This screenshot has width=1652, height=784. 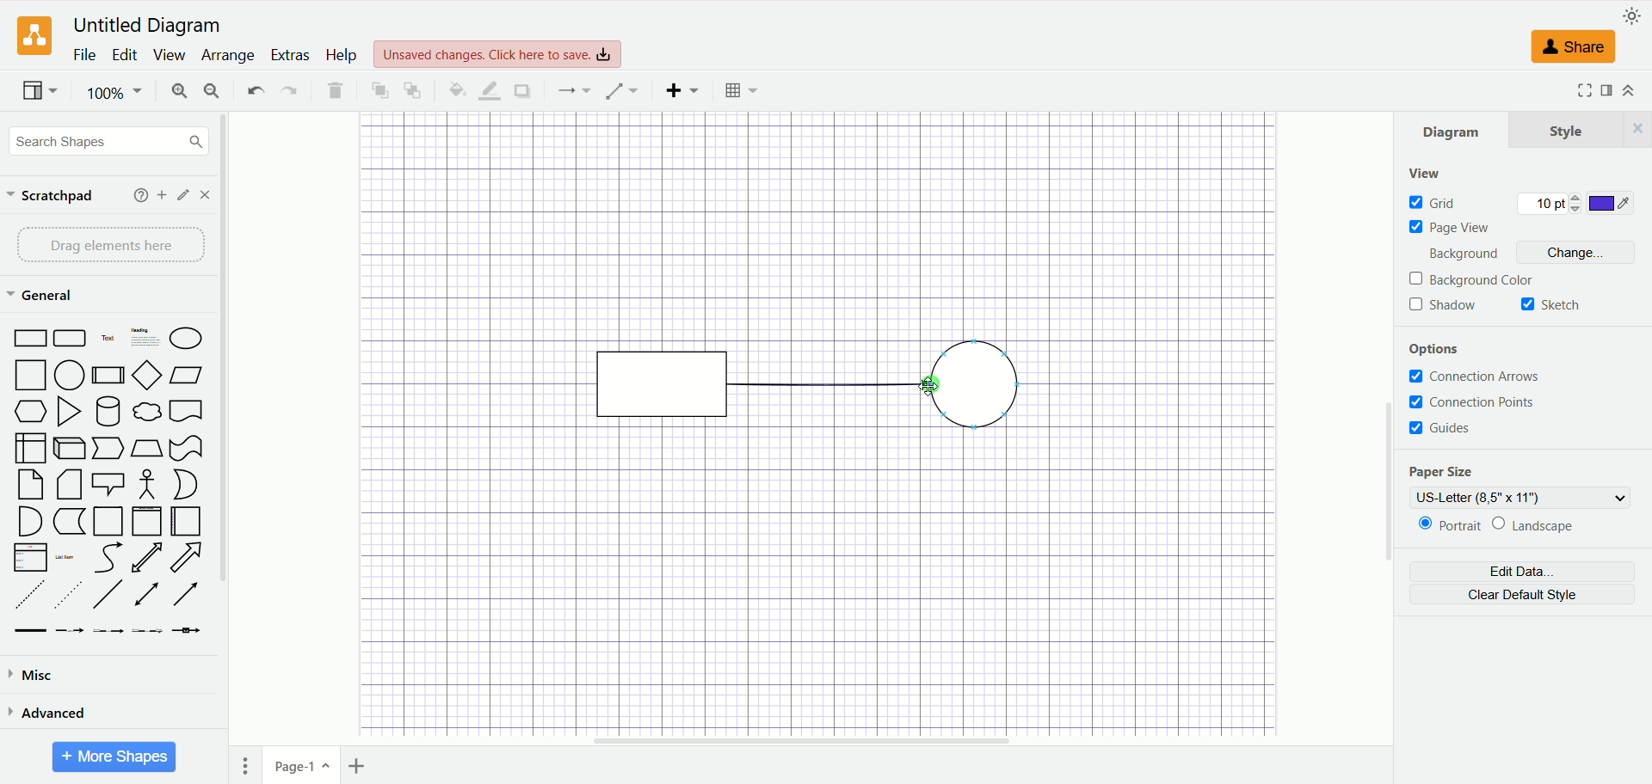 What do you see at coordinates (621, 91) in the screenshot?
I see `waypoint` at bounding box center [621, 91].